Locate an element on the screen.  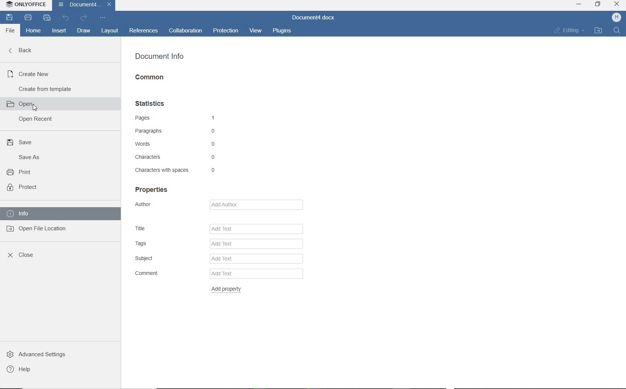
print is located at coordinates (19, 173).